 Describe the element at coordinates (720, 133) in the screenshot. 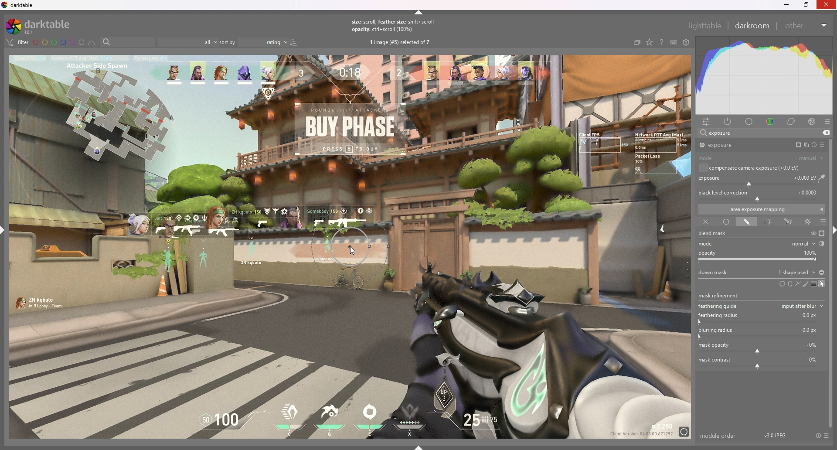

I see `exposure` at that location.